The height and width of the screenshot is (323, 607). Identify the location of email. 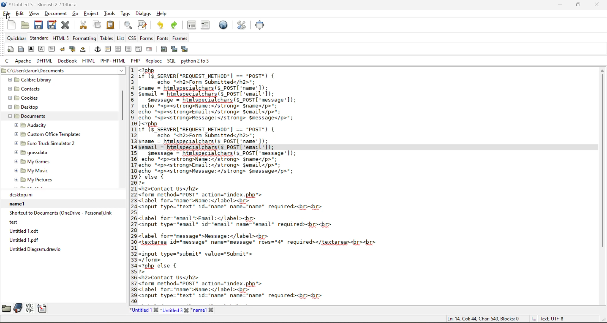
(150, 49).